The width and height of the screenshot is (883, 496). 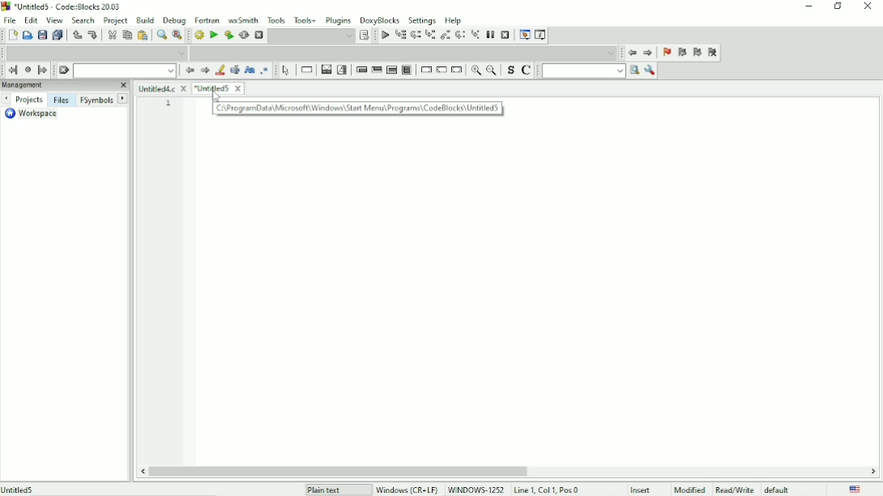 What do you see at coordinates (243, 36) in the screenshot?
I see `Rebuild` at bounding box center [243, 36].